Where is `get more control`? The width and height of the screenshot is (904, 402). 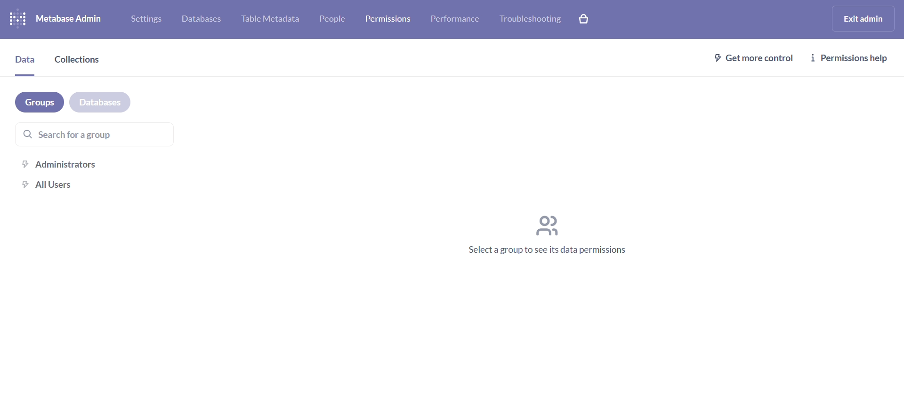 get more control is located at coordinates (752, 57).